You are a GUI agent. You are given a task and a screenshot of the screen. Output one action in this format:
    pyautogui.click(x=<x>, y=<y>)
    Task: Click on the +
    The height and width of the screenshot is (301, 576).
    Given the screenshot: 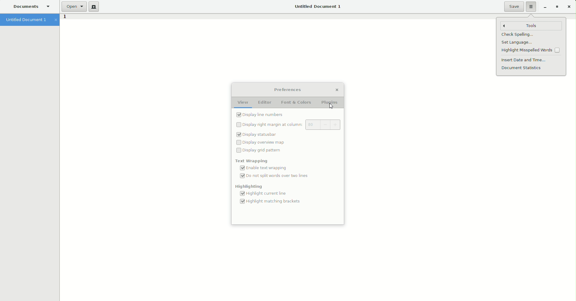 What is the action you would take?
    pyautogui.click(x=333, y=124)
    